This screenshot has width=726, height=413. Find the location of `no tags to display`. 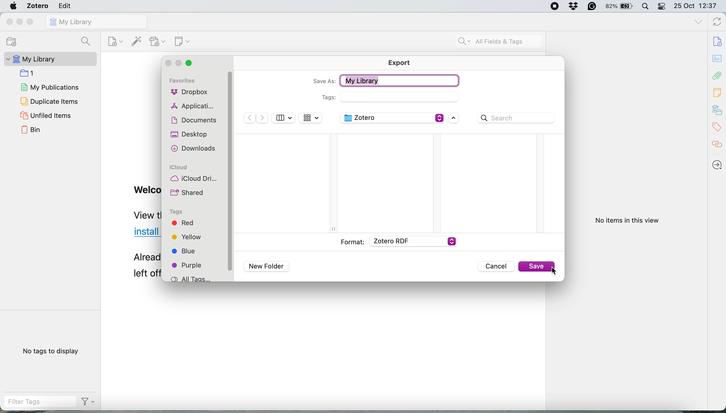

no tags to display is located at coordinates (50, 351).